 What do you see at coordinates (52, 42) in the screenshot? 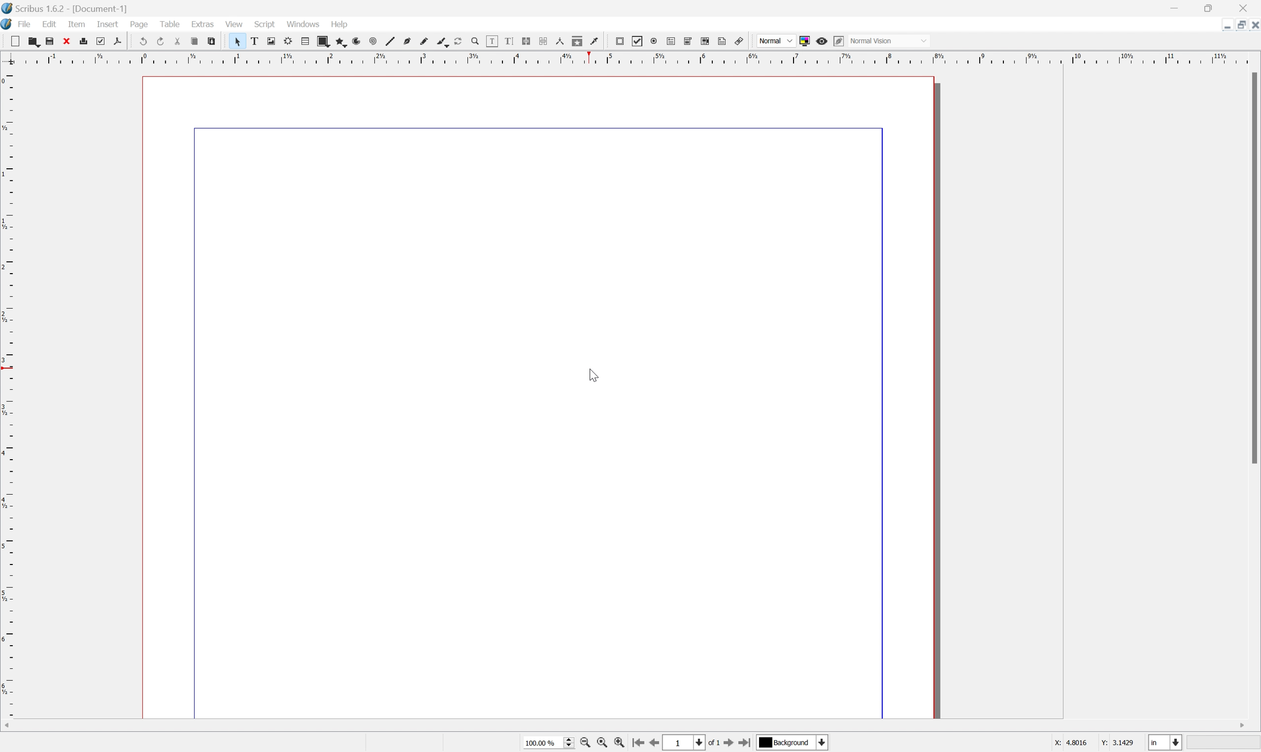
I see `save` at bounding box center [52, 42].